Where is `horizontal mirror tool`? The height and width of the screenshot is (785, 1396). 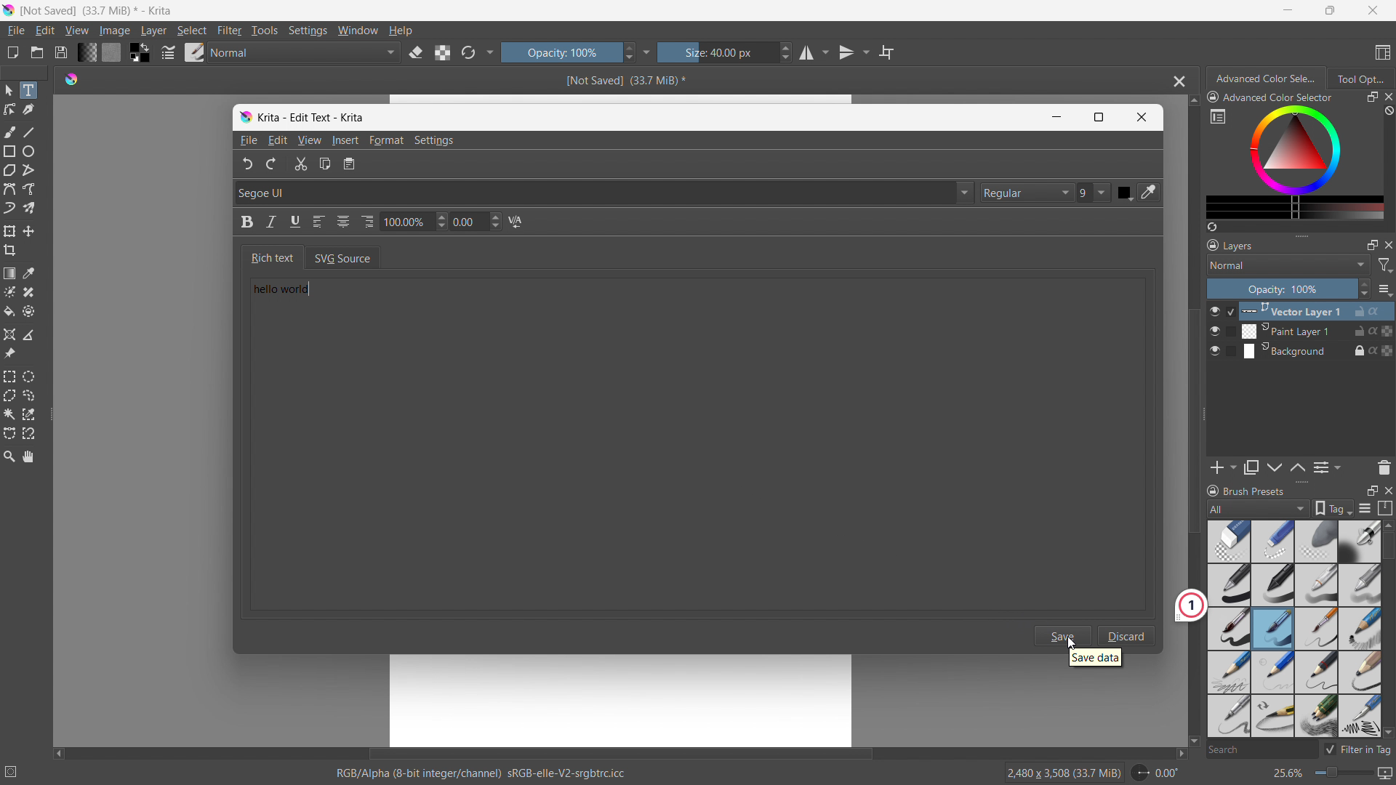 horizontal mirror tool is located at coordinates (813, 53).